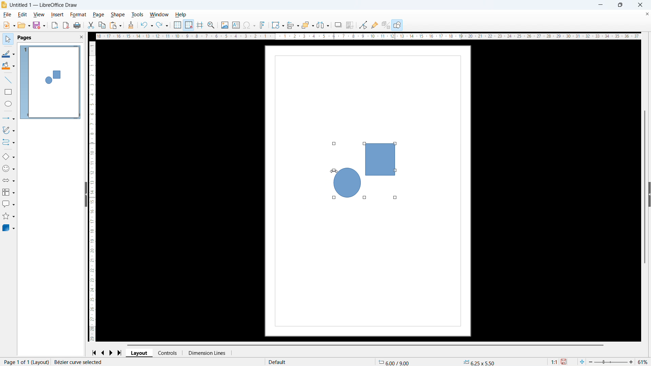  I want to click on Scaling factor , so click(555, 362).